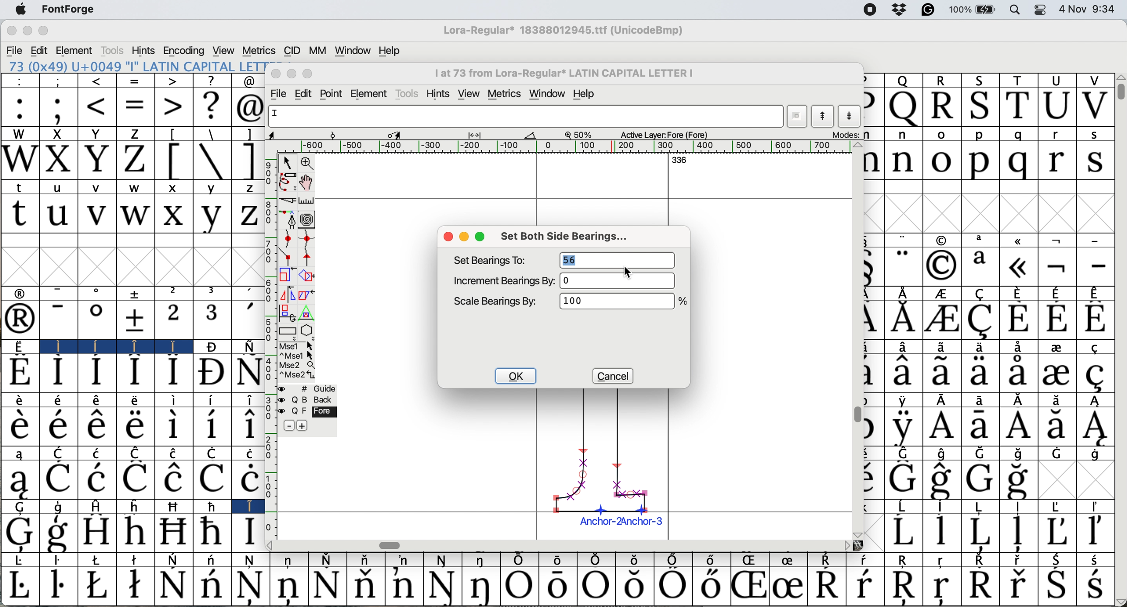 This screenshot has width=1127, height=607. I want to click on I, so click(248, 506).